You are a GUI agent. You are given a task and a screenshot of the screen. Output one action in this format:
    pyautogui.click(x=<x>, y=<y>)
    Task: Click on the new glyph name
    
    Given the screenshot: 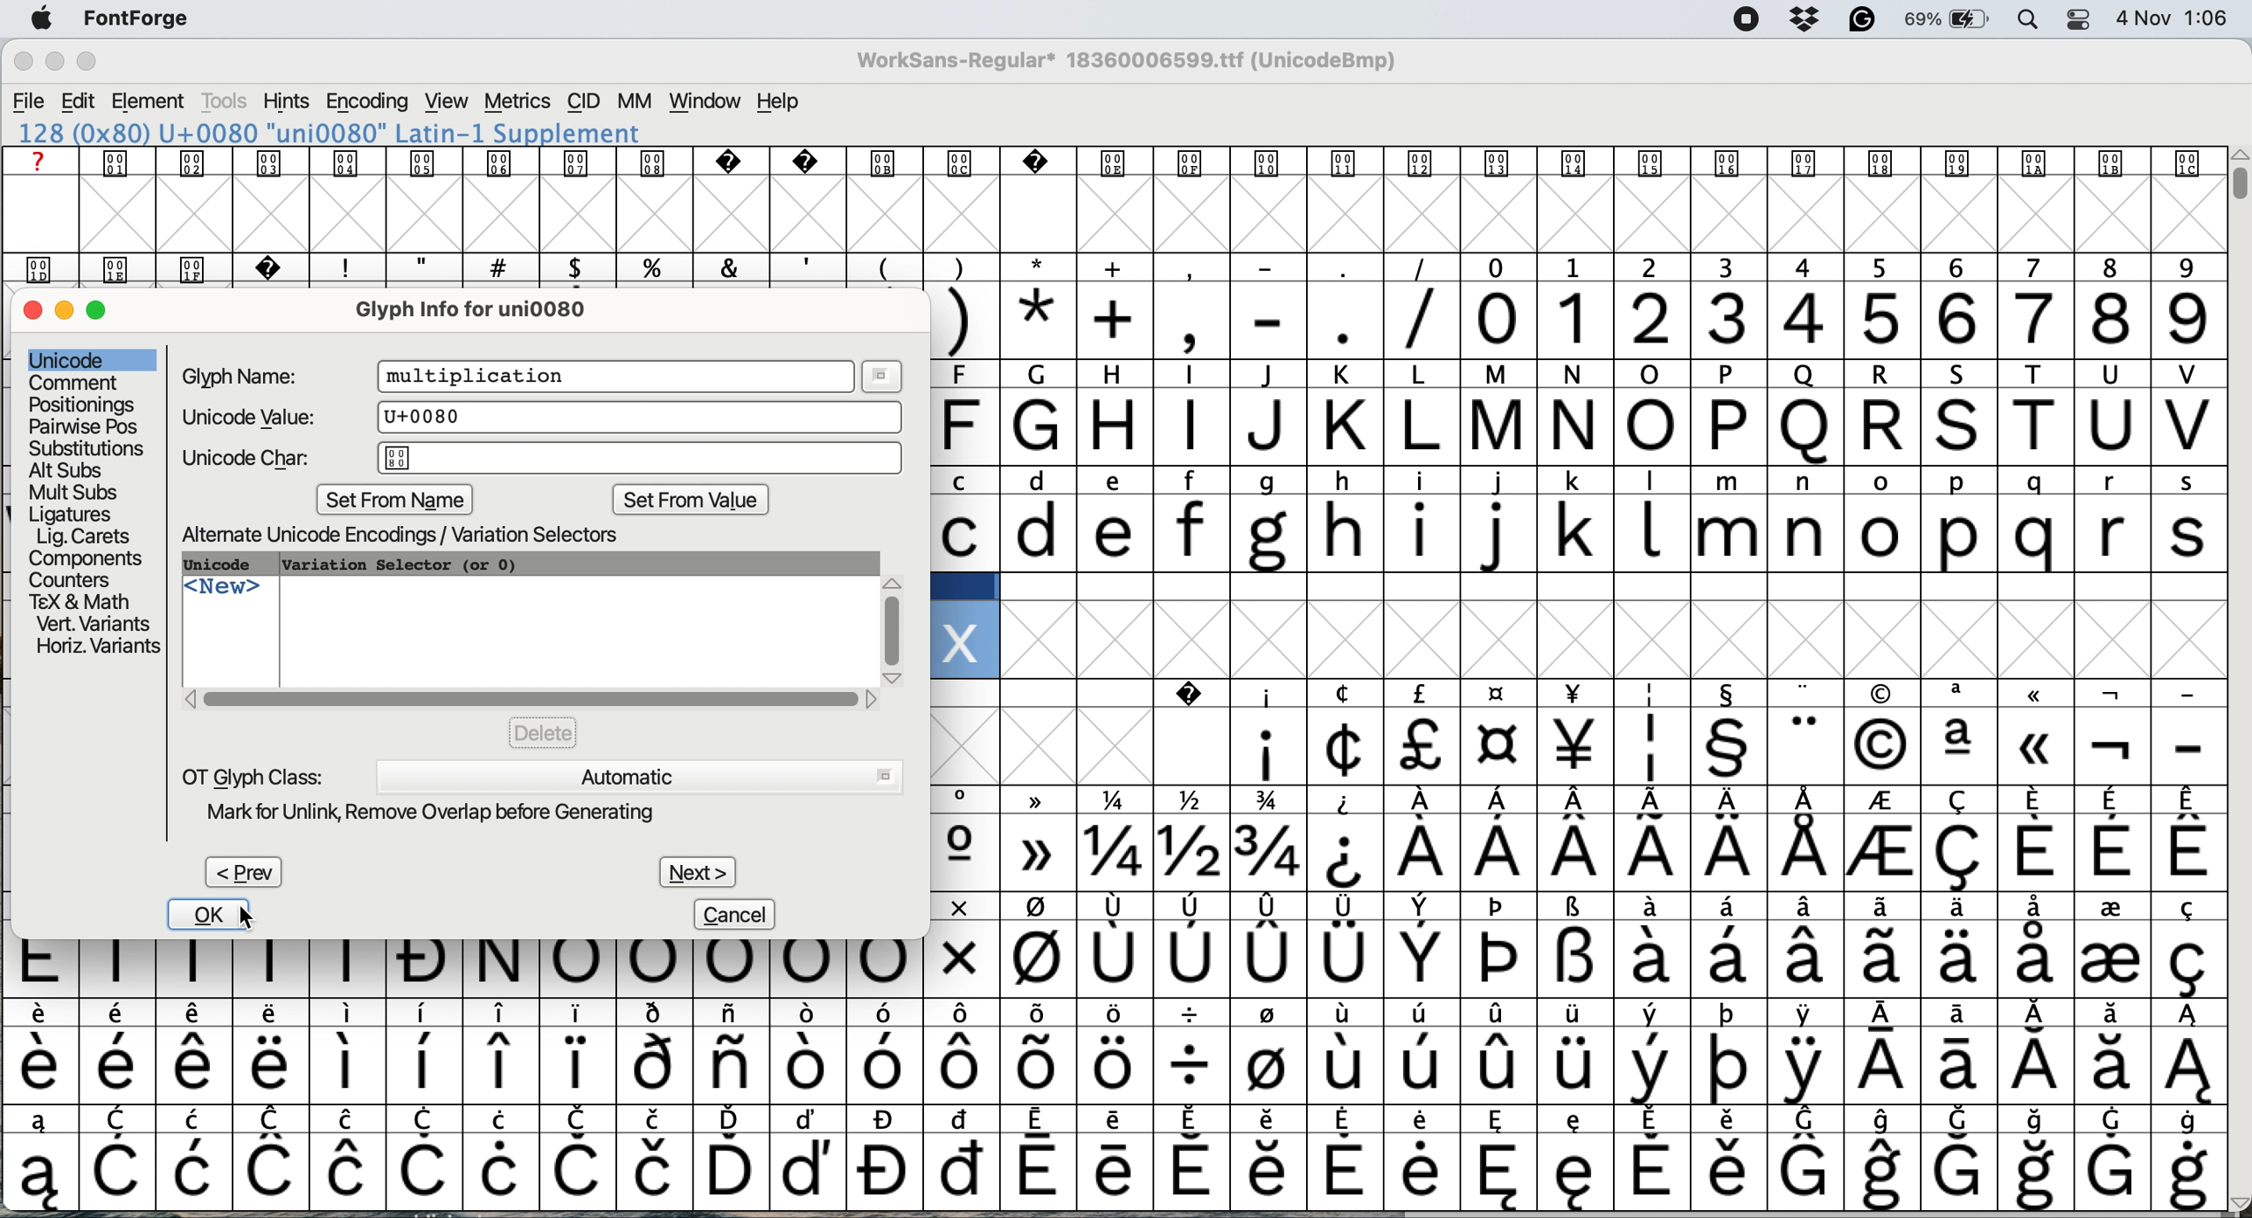 What is the action you would take?
    pyautogui.click(x=483, y=377)
    